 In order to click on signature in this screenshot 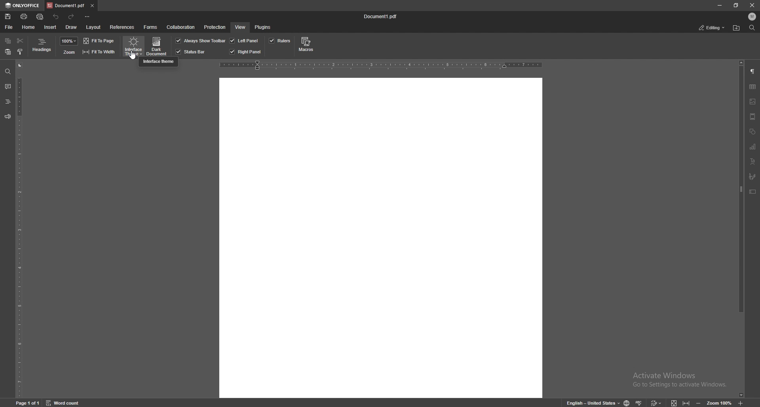, I will do `click(752, 176)`.